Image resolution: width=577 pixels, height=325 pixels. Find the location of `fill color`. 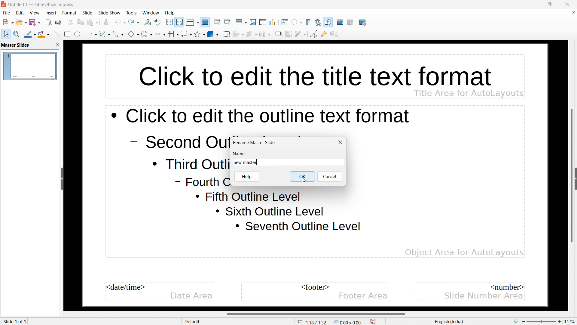

fill color is located at coordinates (44, 34).